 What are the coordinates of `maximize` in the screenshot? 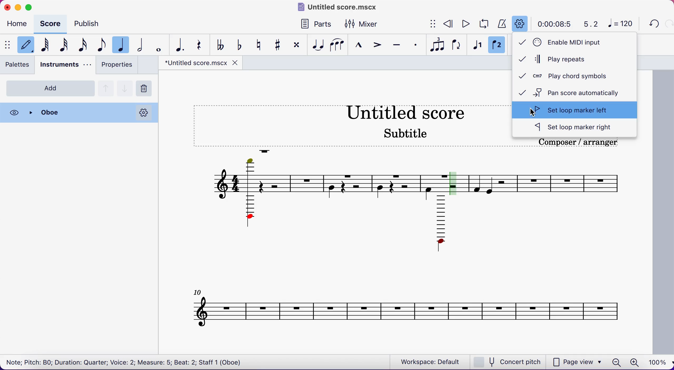 It's located at (31, 6).